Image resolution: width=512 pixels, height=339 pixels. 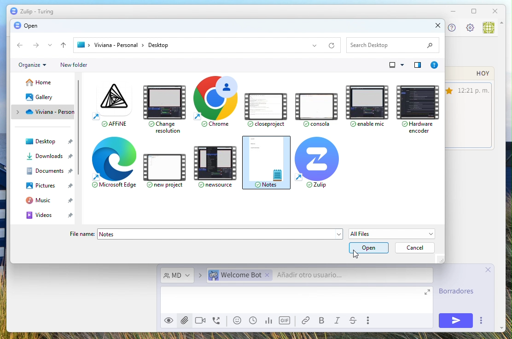 I want to click on Zulip, so click(x=32, y=12).